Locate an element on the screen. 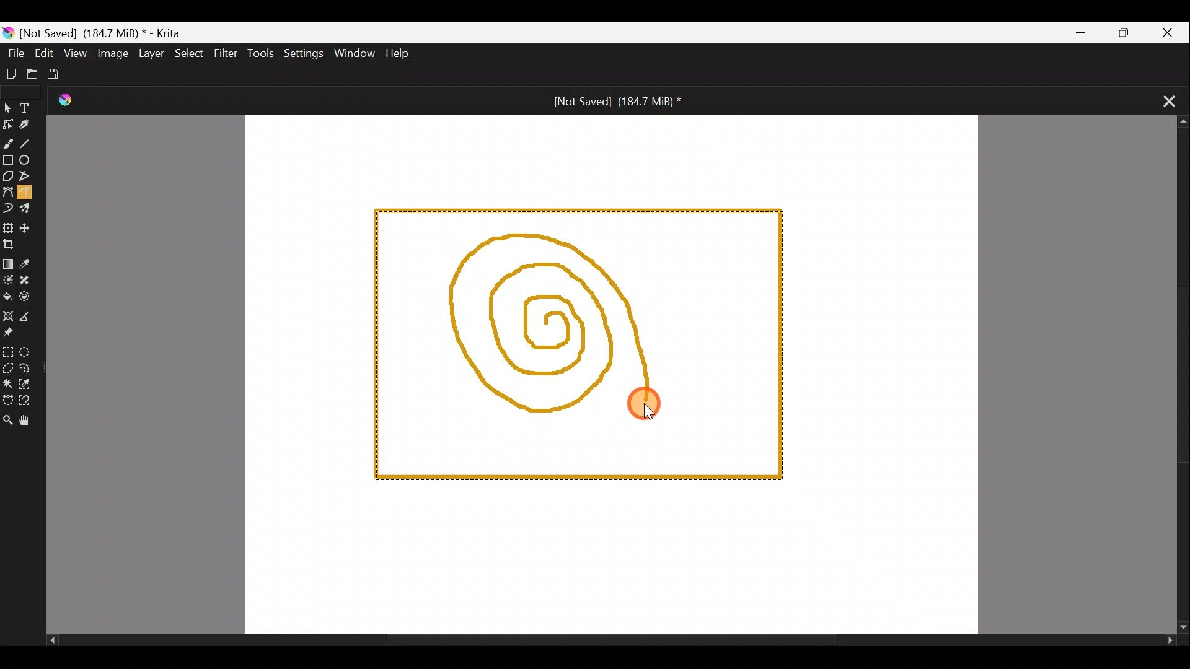 This screenshot has height=669, width=1190. Move a layer is located at coordinates (27, 229).